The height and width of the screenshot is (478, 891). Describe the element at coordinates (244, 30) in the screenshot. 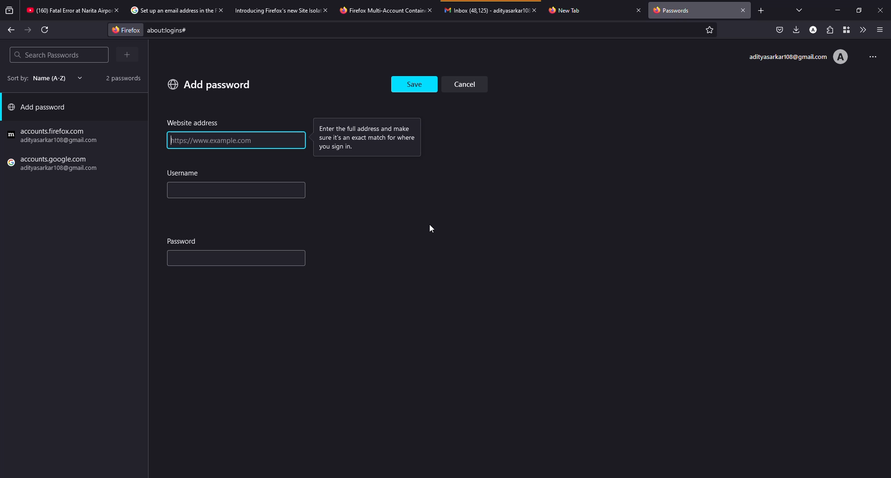

I see `about` at that location.